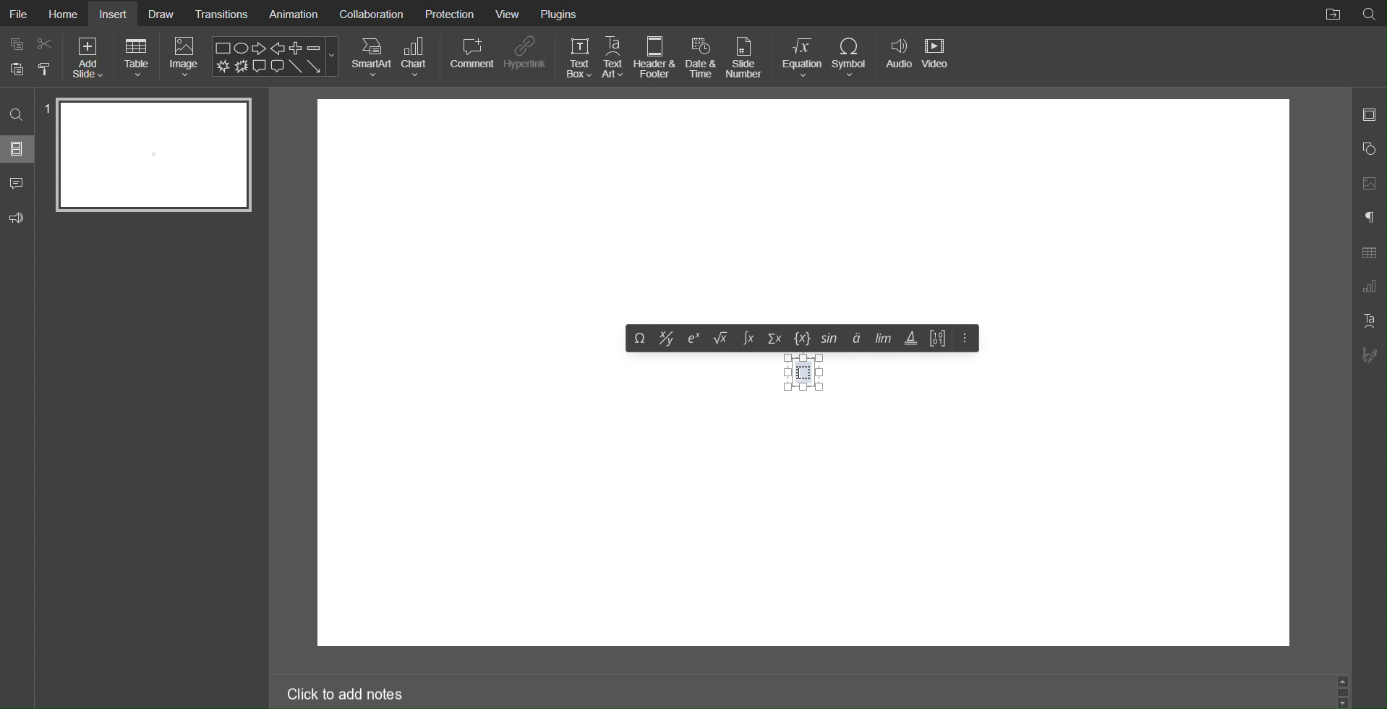 The height and width of the screenshot is (709, 1387). I want to click on Plugins, so click(558, 14).